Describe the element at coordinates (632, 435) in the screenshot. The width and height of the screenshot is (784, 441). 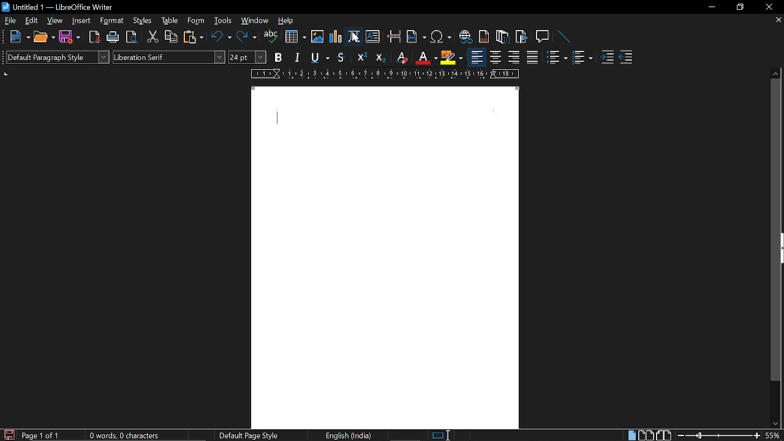
I see `single page view` at that location.